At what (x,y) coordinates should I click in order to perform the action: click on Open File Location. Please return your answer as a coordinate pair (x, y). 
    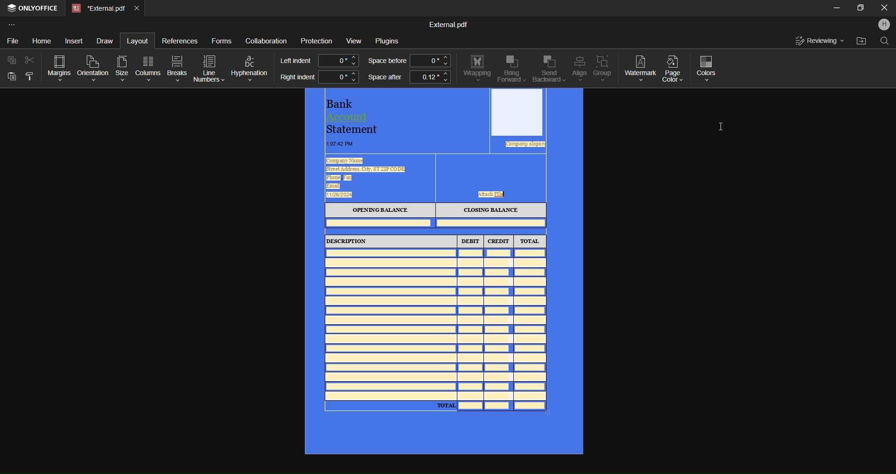
    Looking at the image, I should click on (860, 41).